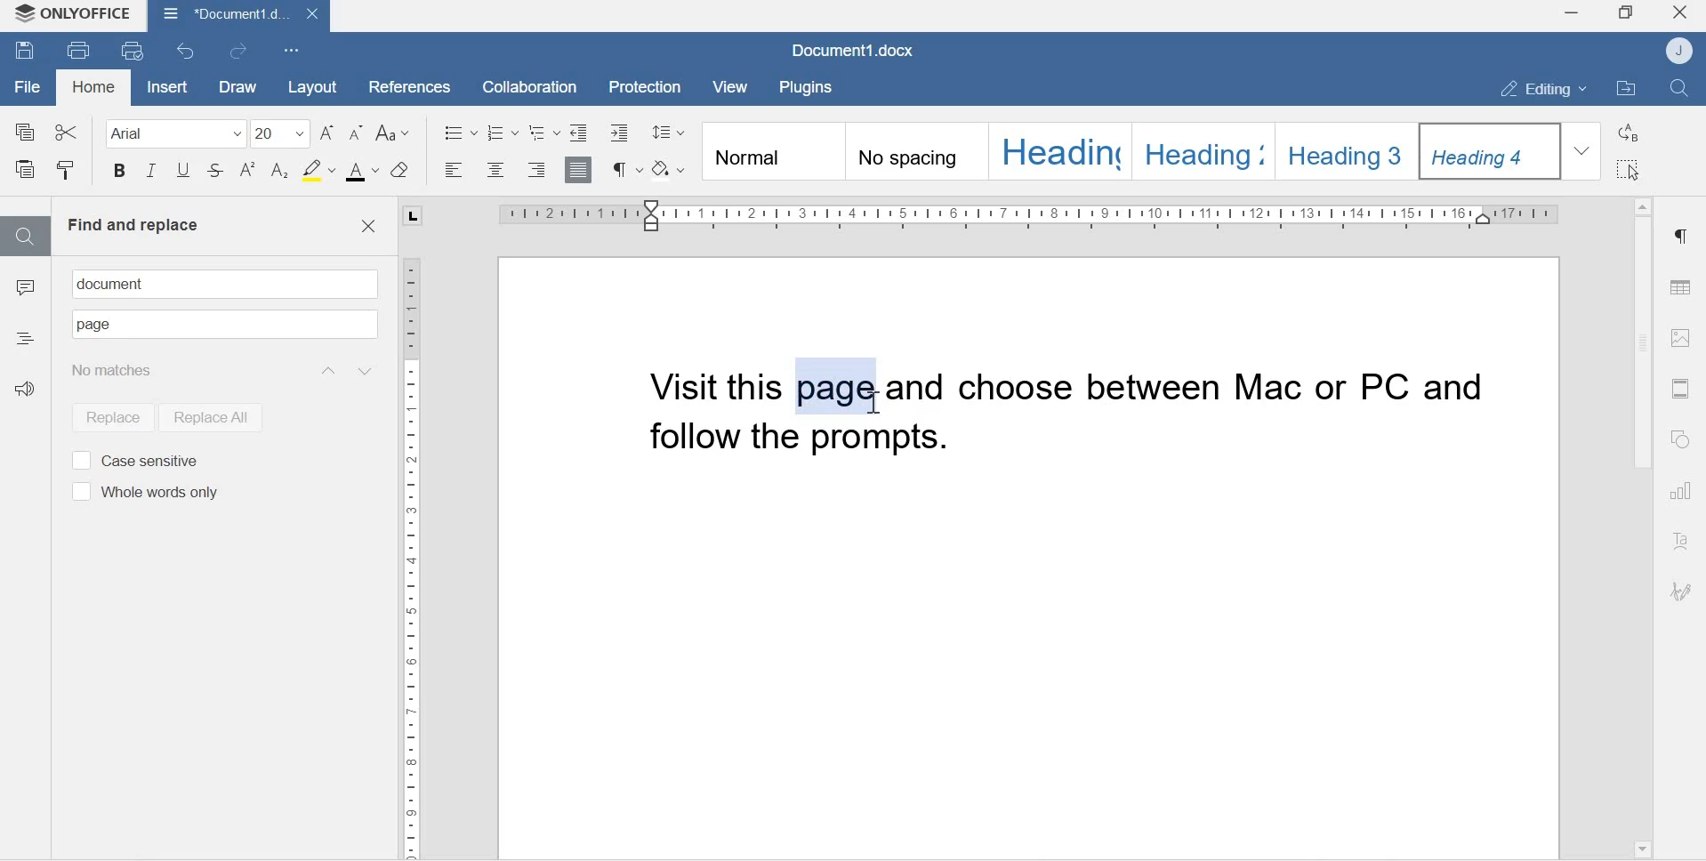 The image size is (1706, 861). Describe the element at coordinates (916, 154) in the screenshot. I see `No spacing` at that location.